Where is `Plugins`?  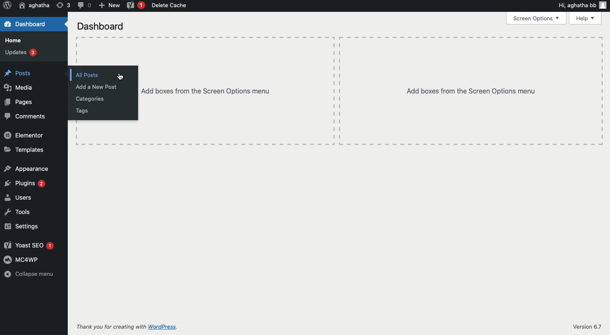
Plugins is located at coordinates (25, 183).